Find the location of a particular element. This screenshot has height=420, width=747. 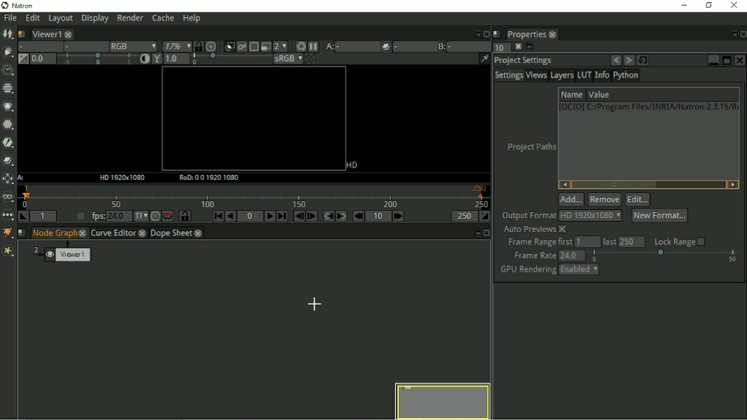

Info is located at coordinates (601, 76).